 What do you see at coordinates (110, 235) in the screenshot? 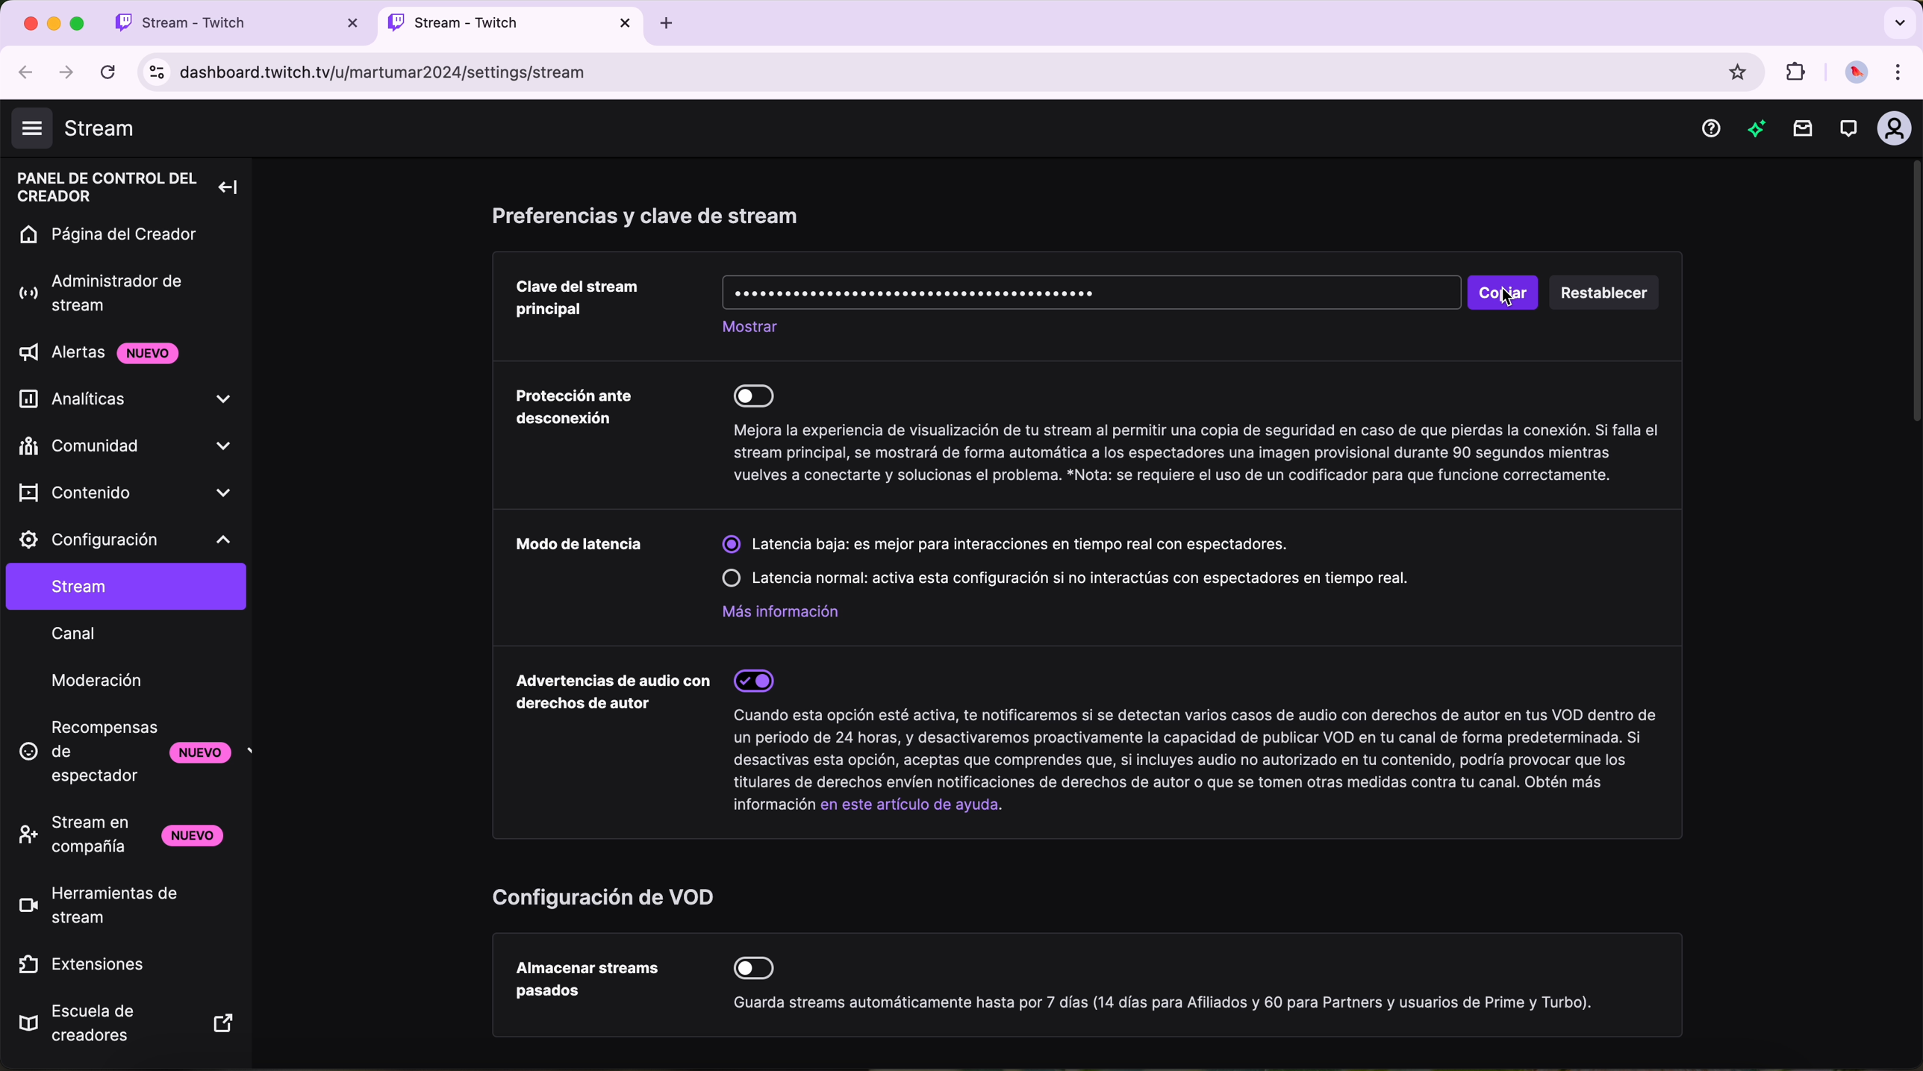
I see `home` at bounding box center [110, 235].